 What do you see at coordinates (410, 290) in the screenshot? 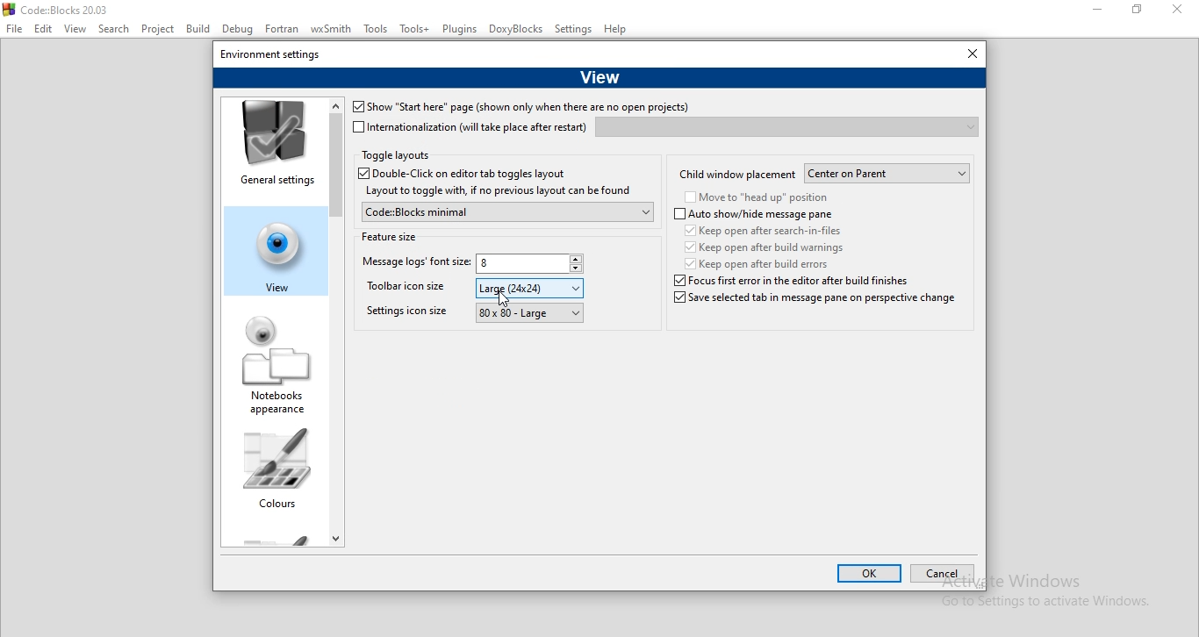
I see `Toolbar icon size: Large (24x24)` at bounding box center [410, 290].